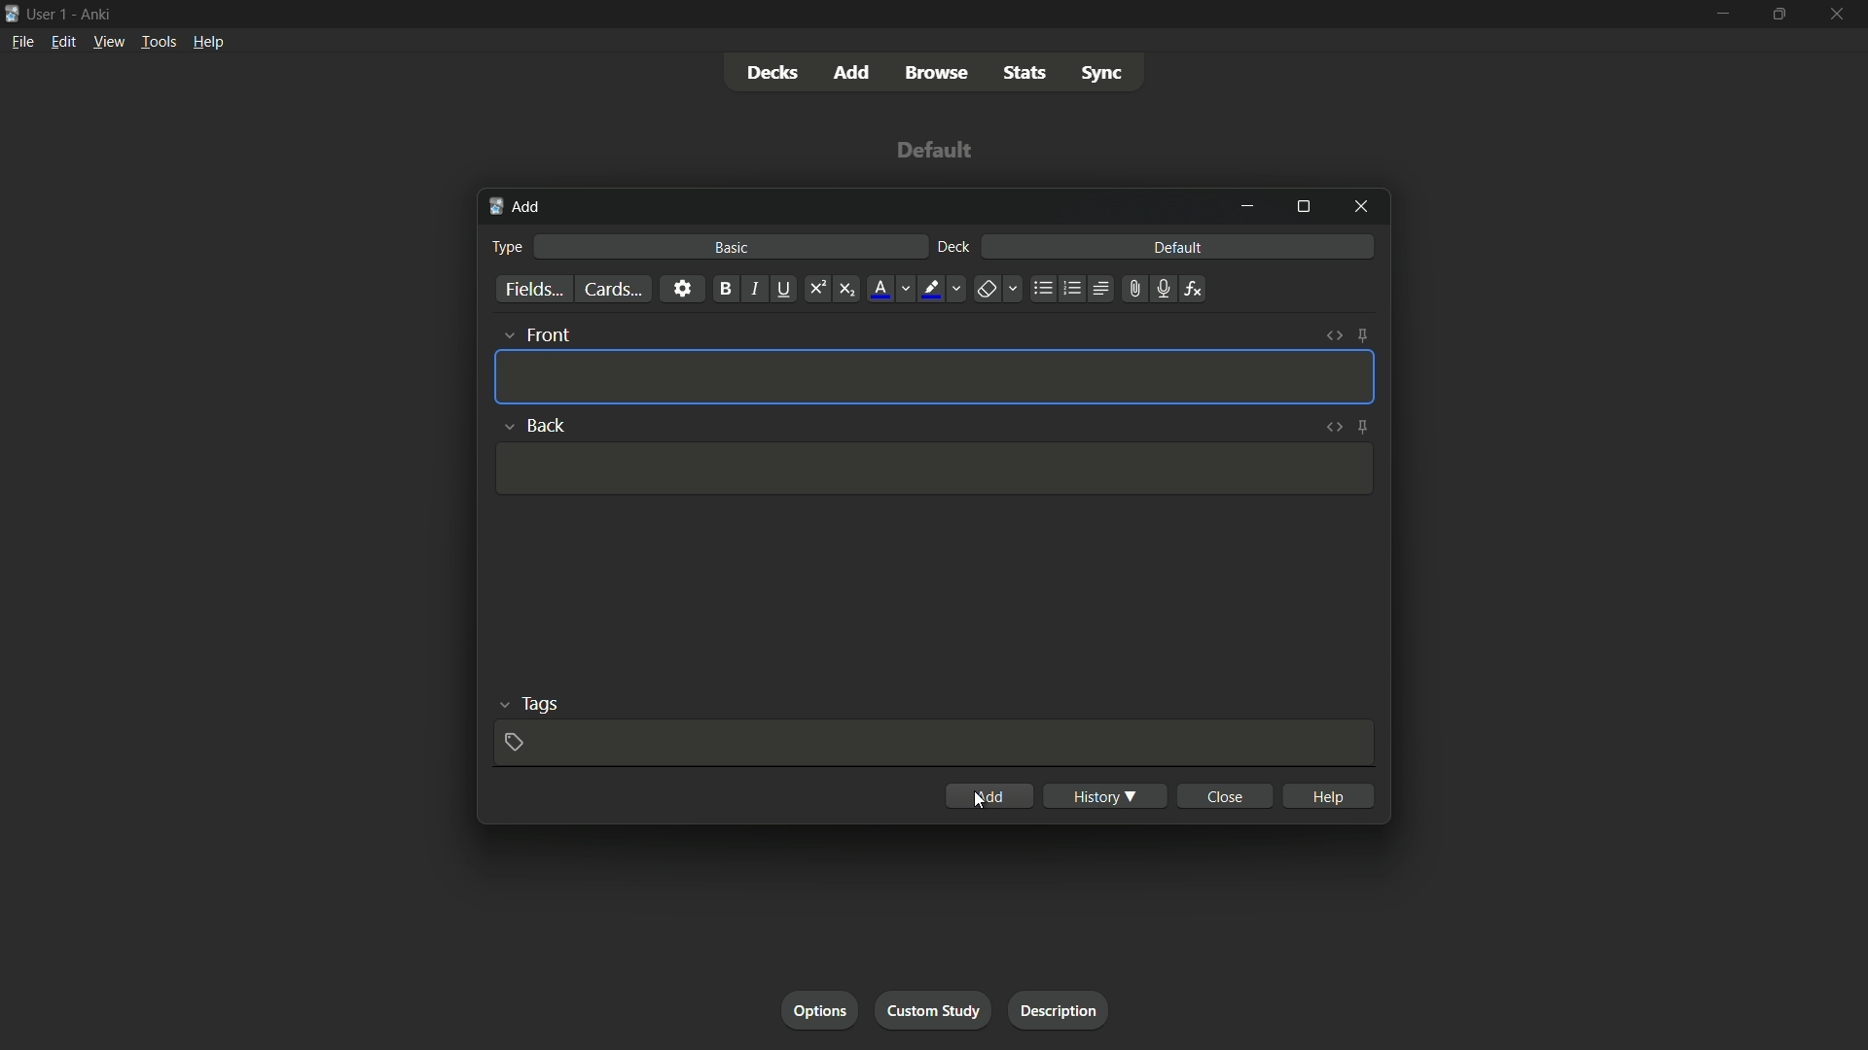 The width and height of the screenshot is (1868, 1050). What do you see at coordinates (1361, 208) in the screenshot?
I see `close` at bounding box center [1361, 208].